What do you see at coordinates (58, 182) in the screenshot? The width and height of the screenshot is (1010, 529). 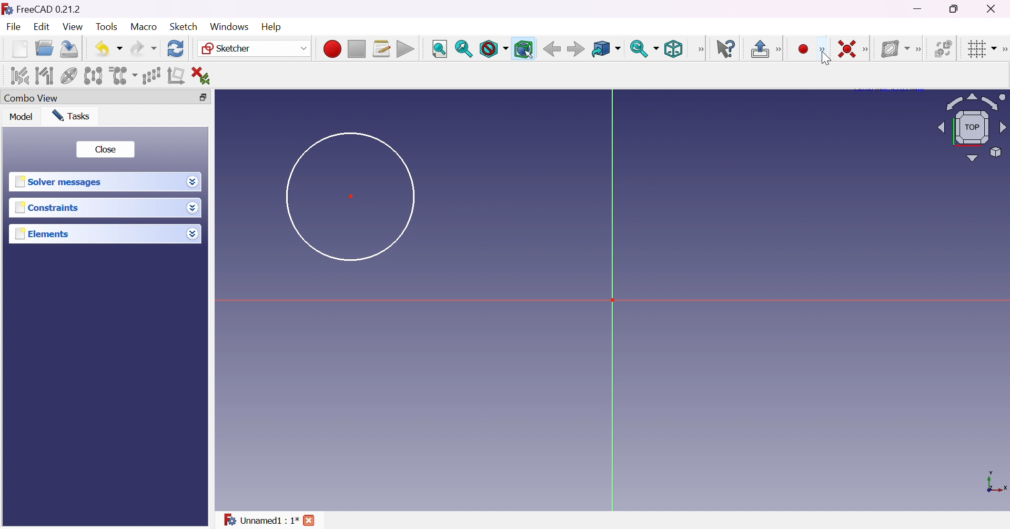 I see `Solver messages` at bounding box center [58, 182].